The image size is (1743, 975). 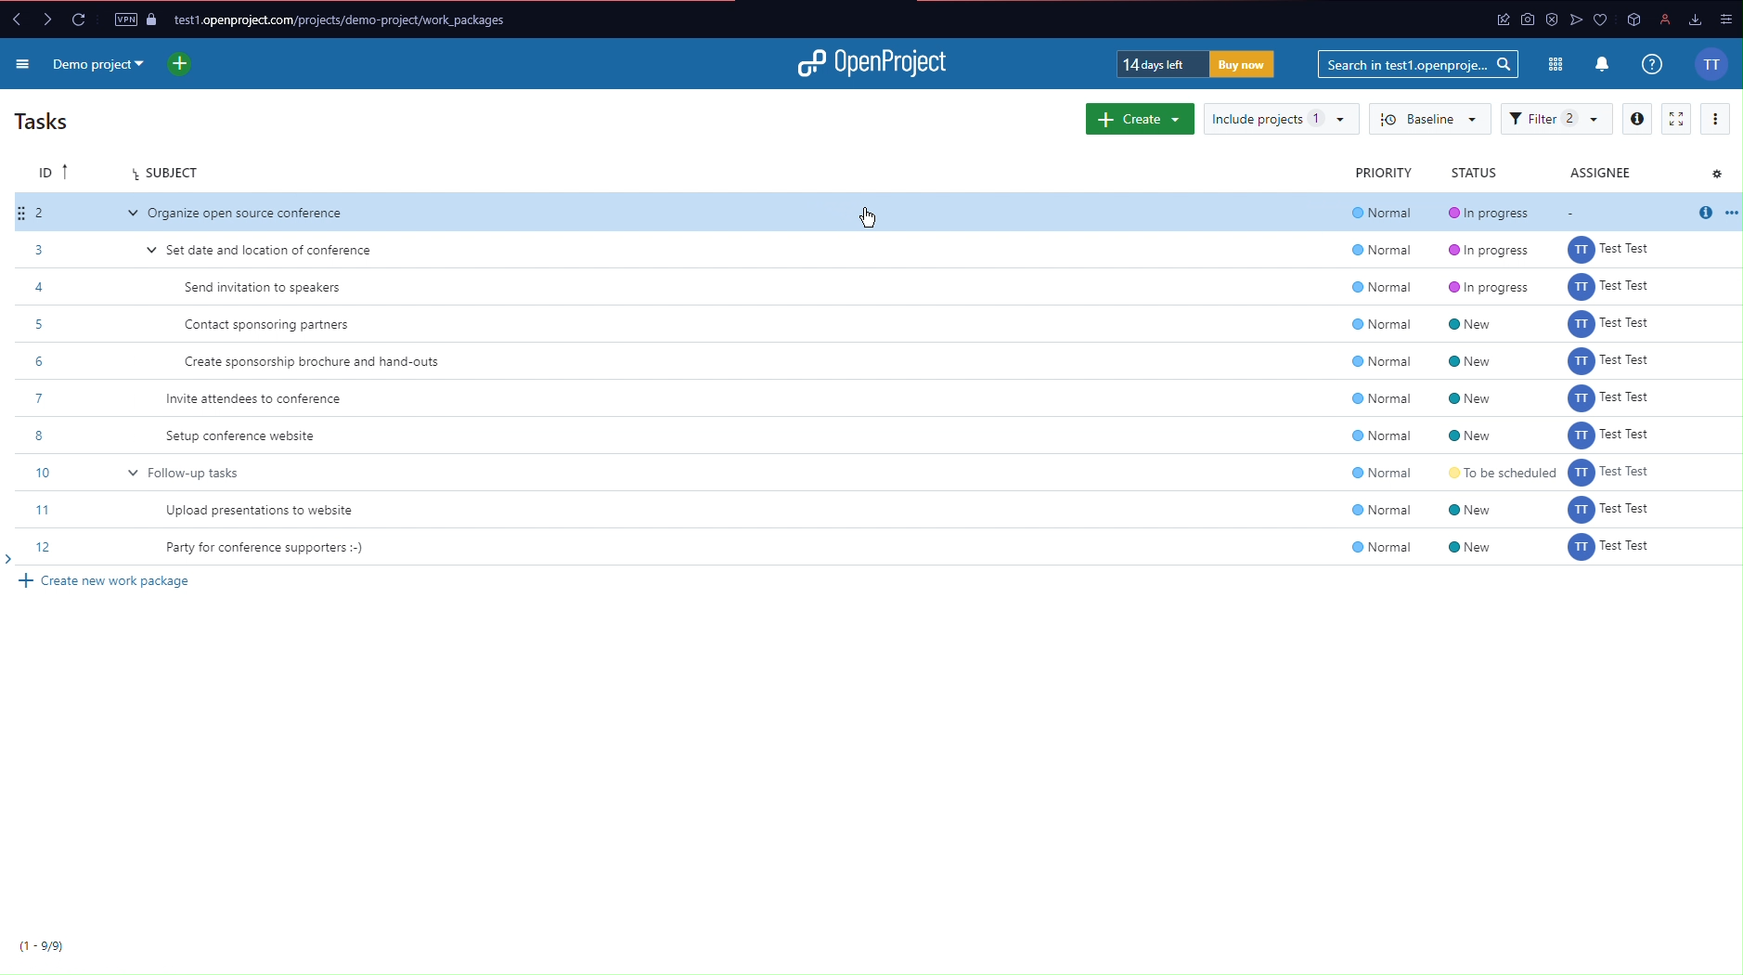 What do you see at coordinates (1196, 62) in the screenshot?
I see `Trial Timer` at bounding box center [1196, 62].